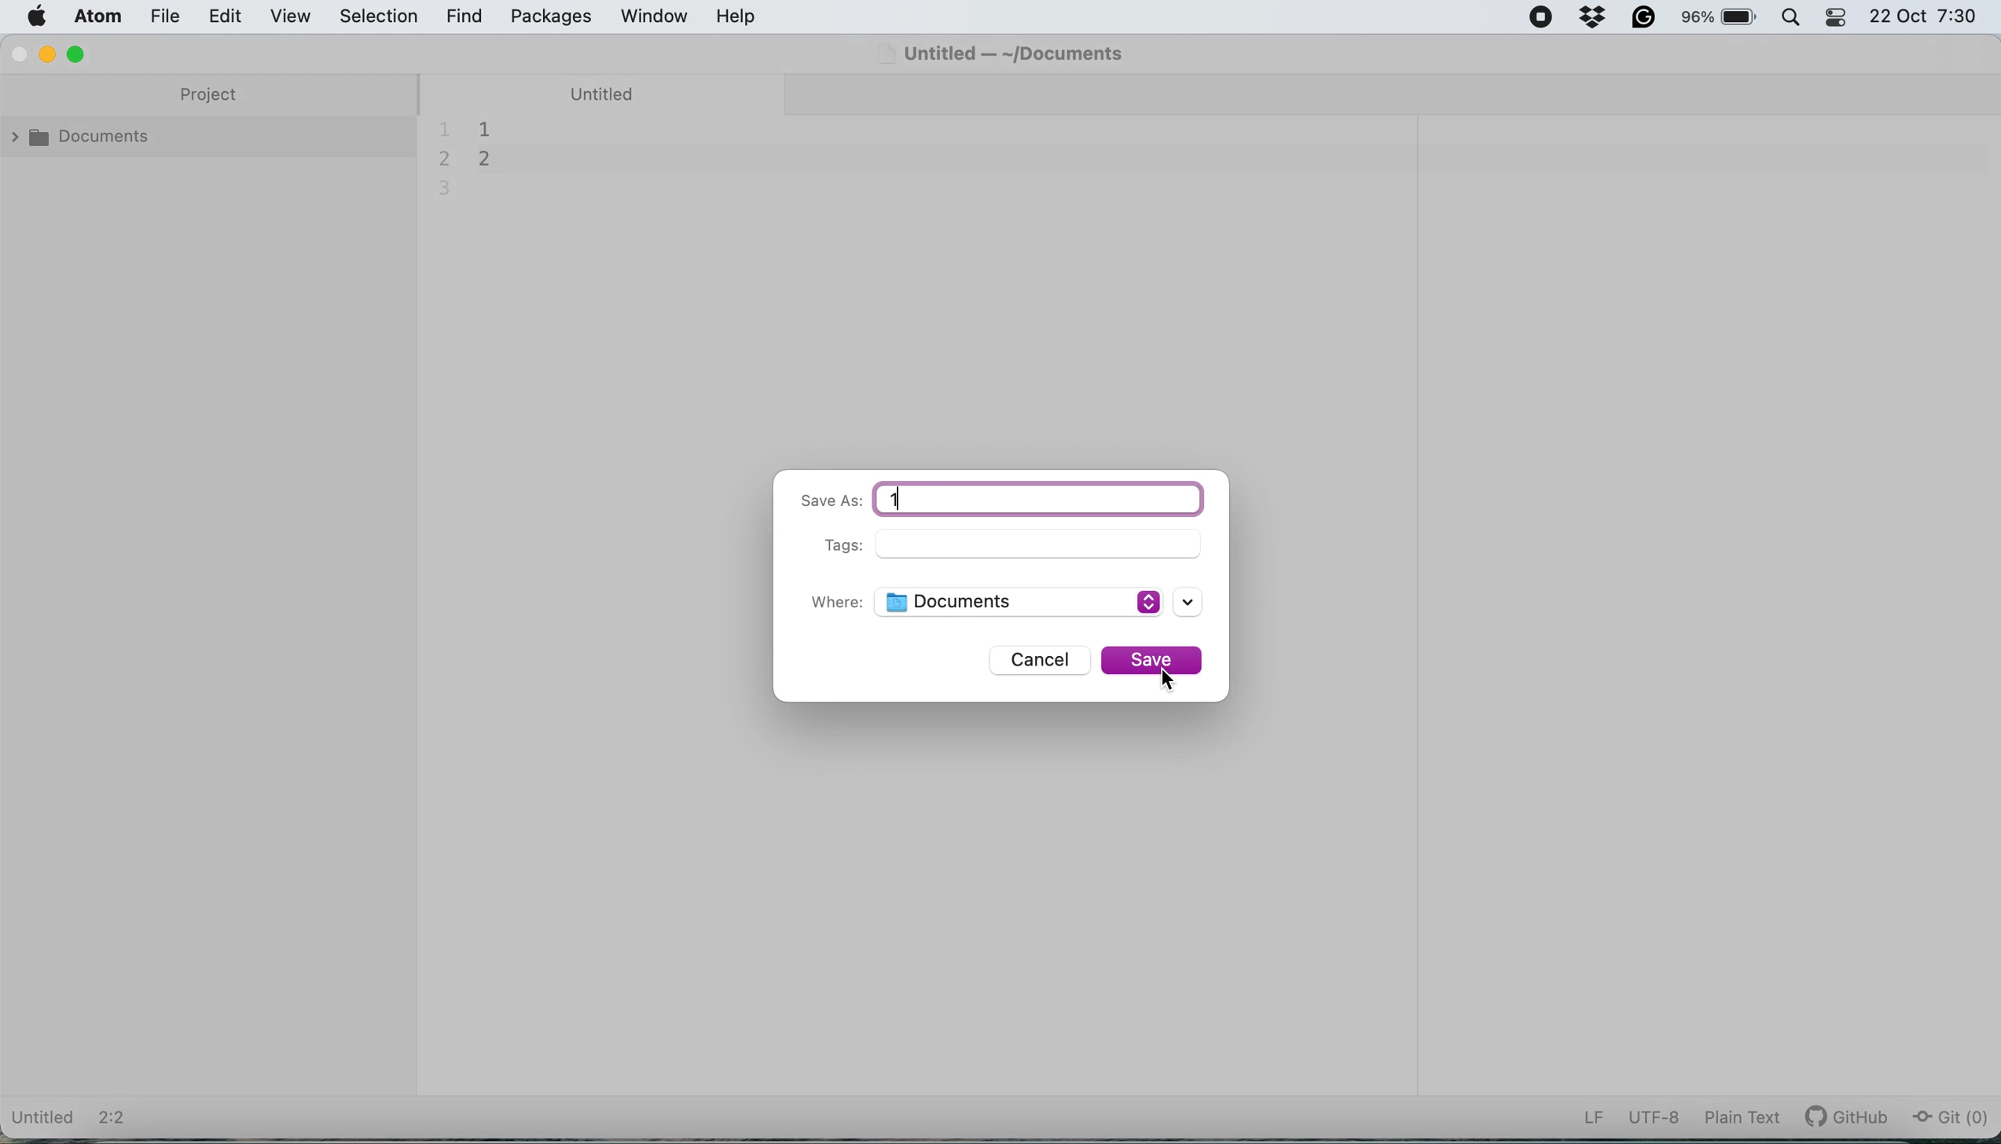 The image size is (2001, 1144). I want to click on document contents, so click(482, 157).